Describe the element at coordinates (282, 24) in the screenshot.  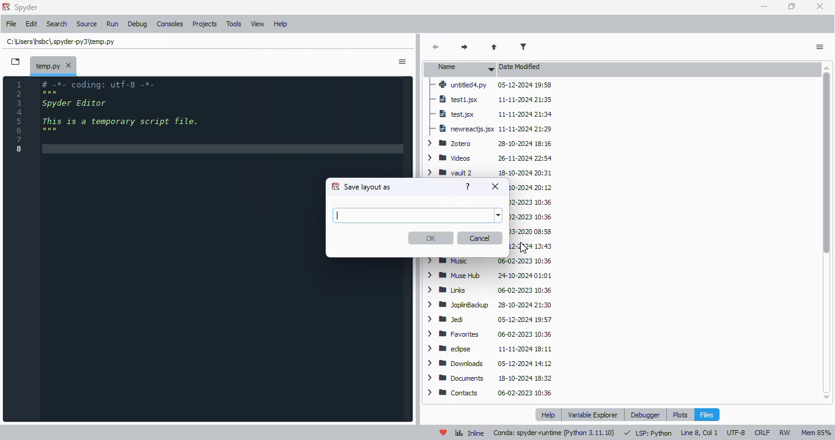
I see `help` at that location.